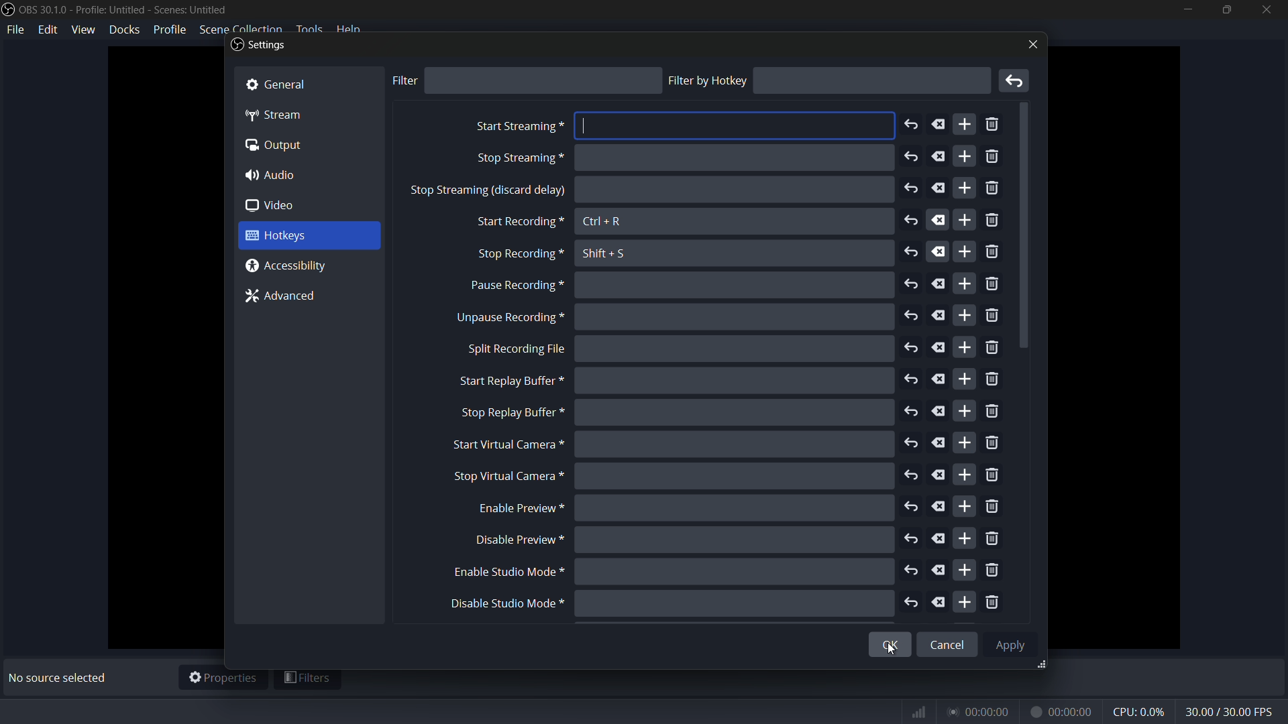 Image resolution: width=1288 pixels, height=724 pixels. Describe the element at coordinates (278, 175) in the screenshot. I see `4) Audio` at that location.